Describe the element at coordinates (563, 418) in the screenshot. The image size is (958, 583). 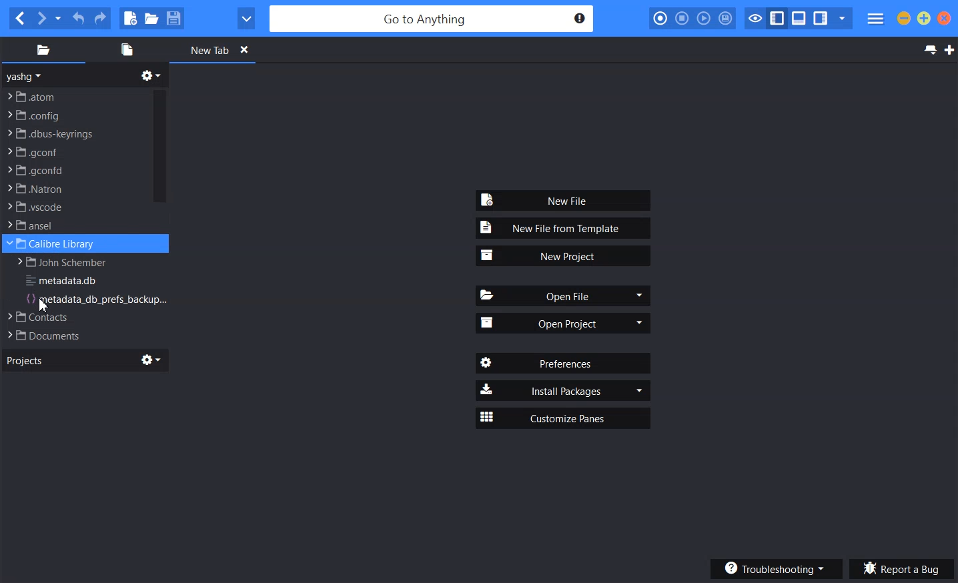
I see `Customize Panes` at that location.